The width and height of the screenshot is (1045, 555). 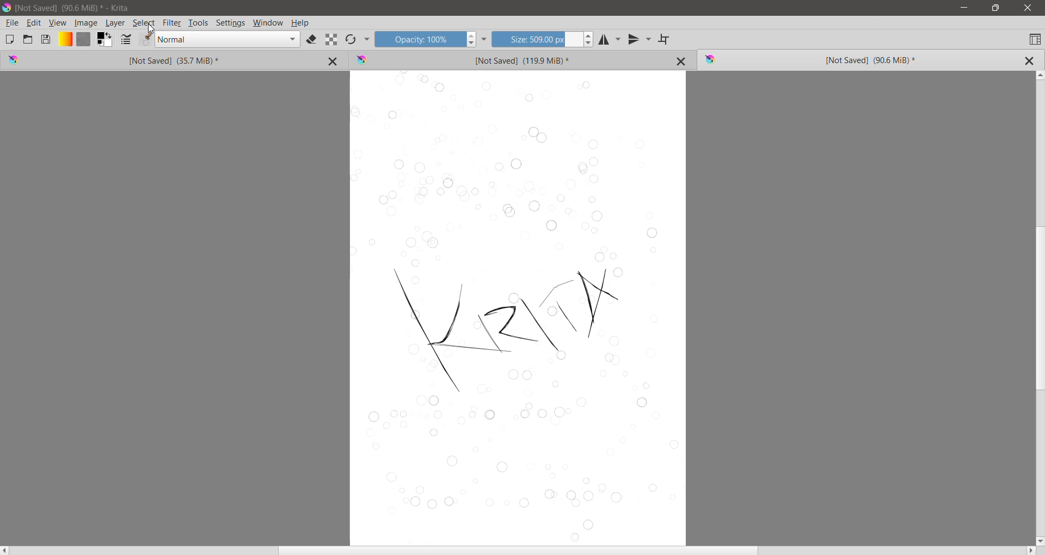 What do you see at coordinates (268, 23) in the screenshot?
I see `Window` at bounding box center [268, 23].